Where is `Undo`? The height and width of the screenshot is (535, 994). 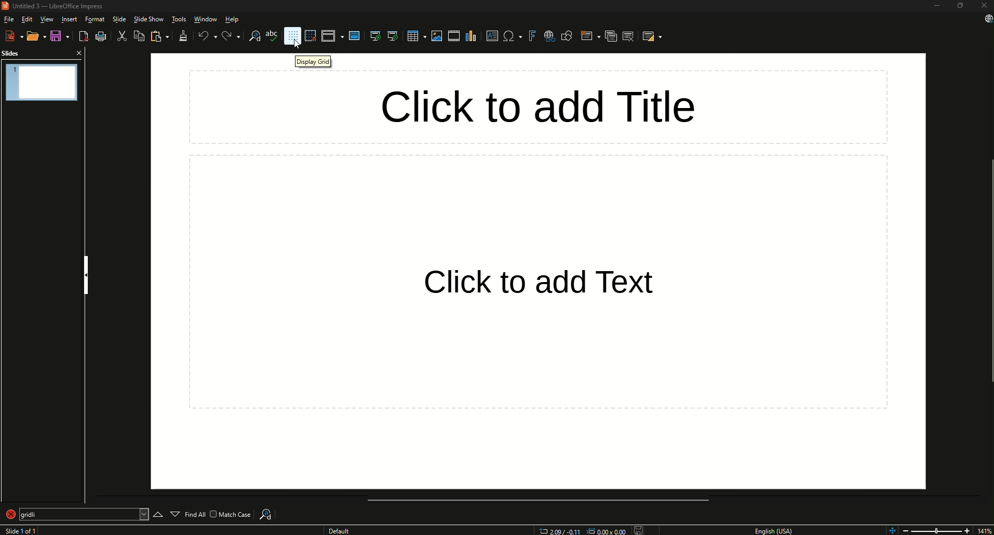 Undo is located at coordinates (205, 36).